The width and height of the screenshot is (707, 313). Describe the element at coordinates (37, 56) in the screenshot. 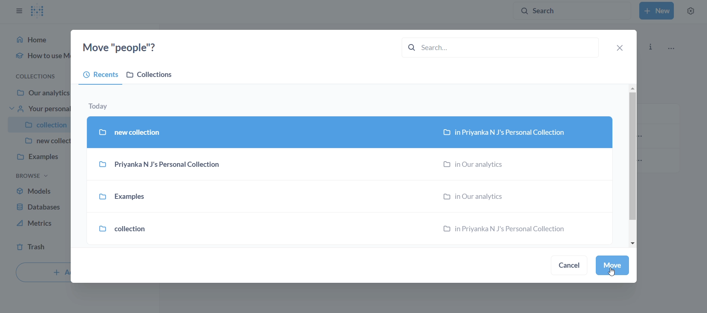

I see `how to use` at that location.